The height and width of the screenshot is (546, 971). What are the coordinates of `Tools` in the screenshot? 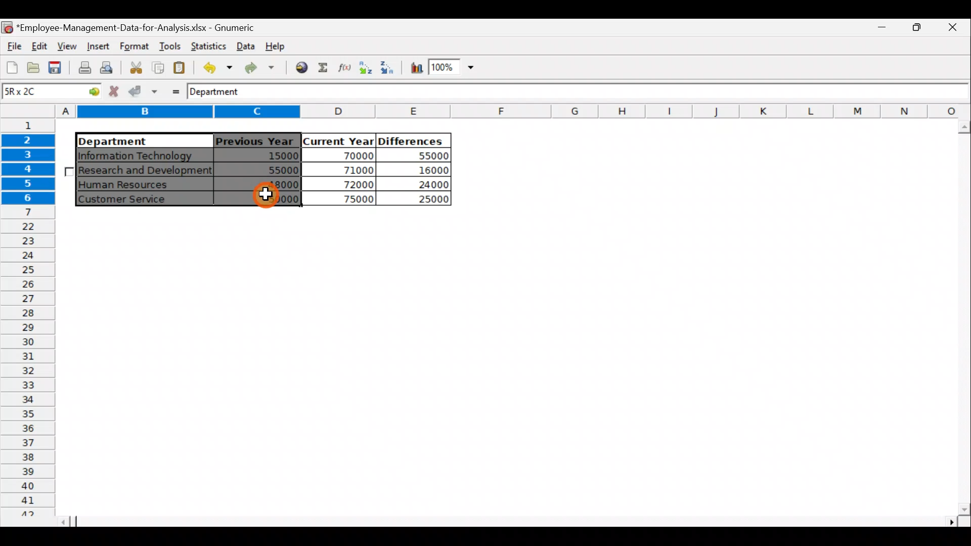 It's located at (167, 45).